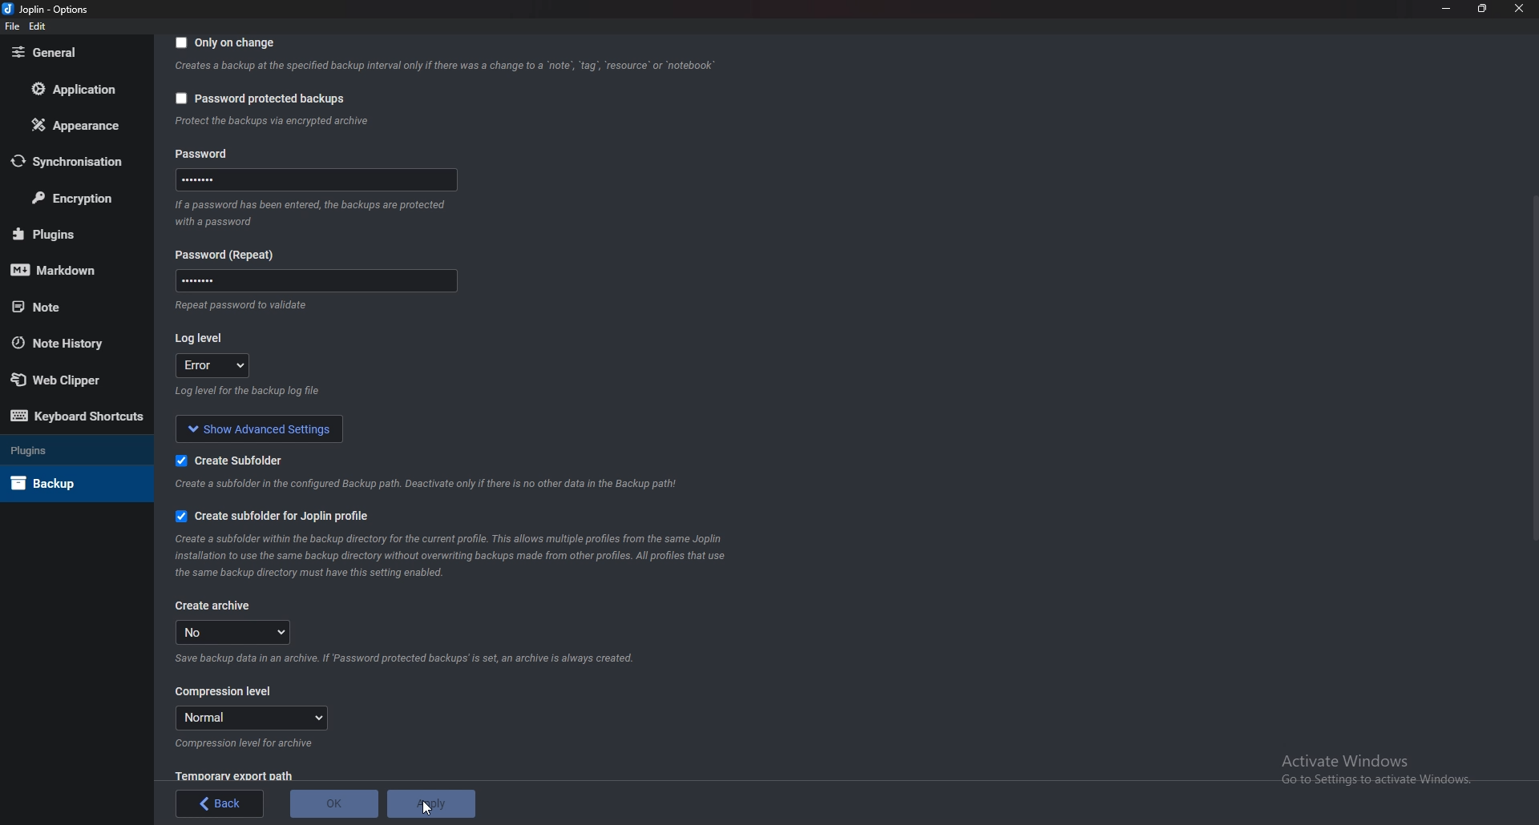  What do you see at coordinates (65, 272) in the screenshot?
I see `mark down` at bounding box center [65, 272].